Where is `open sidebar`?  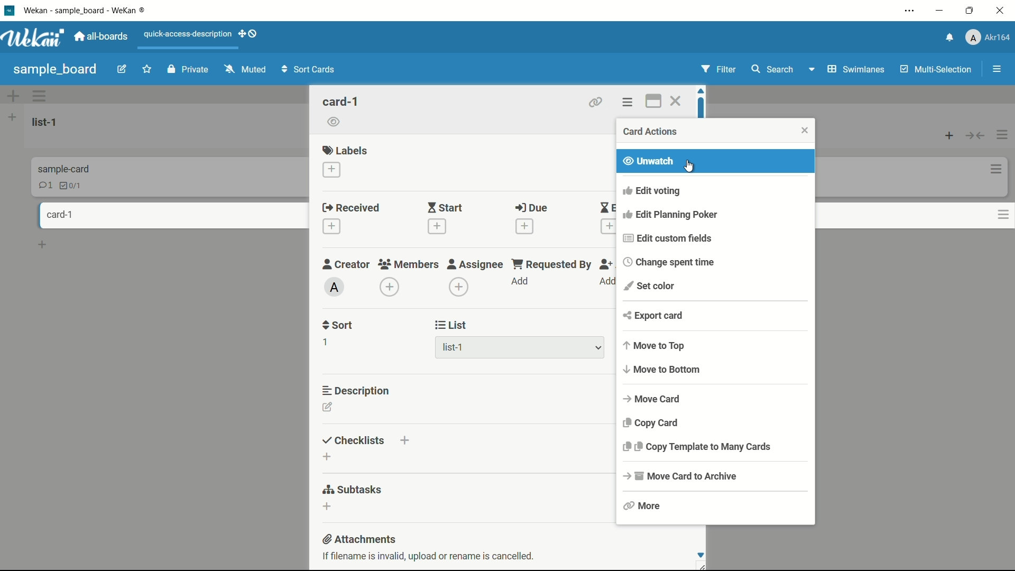
open sidebar is located at coordinates (992, 69).